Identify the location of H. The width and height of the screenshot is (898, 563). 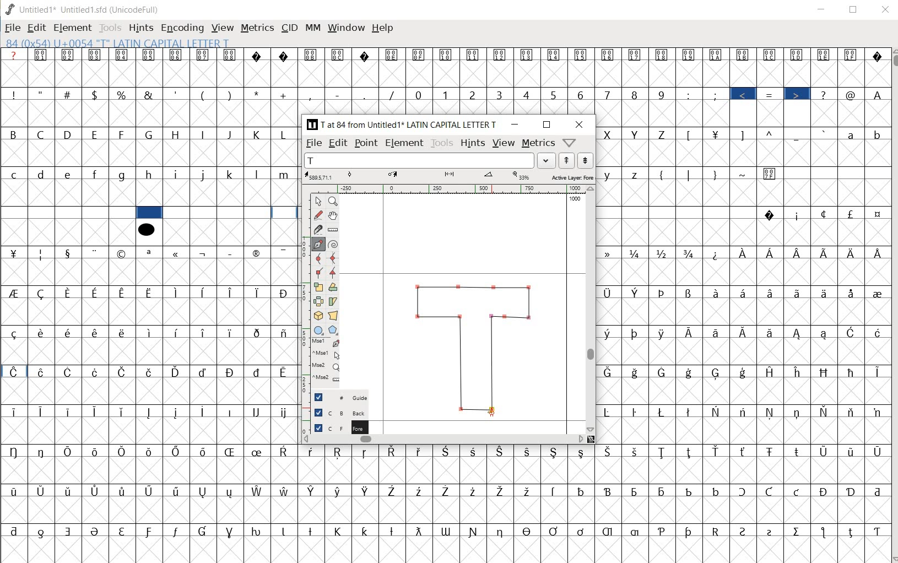
(177, 134).